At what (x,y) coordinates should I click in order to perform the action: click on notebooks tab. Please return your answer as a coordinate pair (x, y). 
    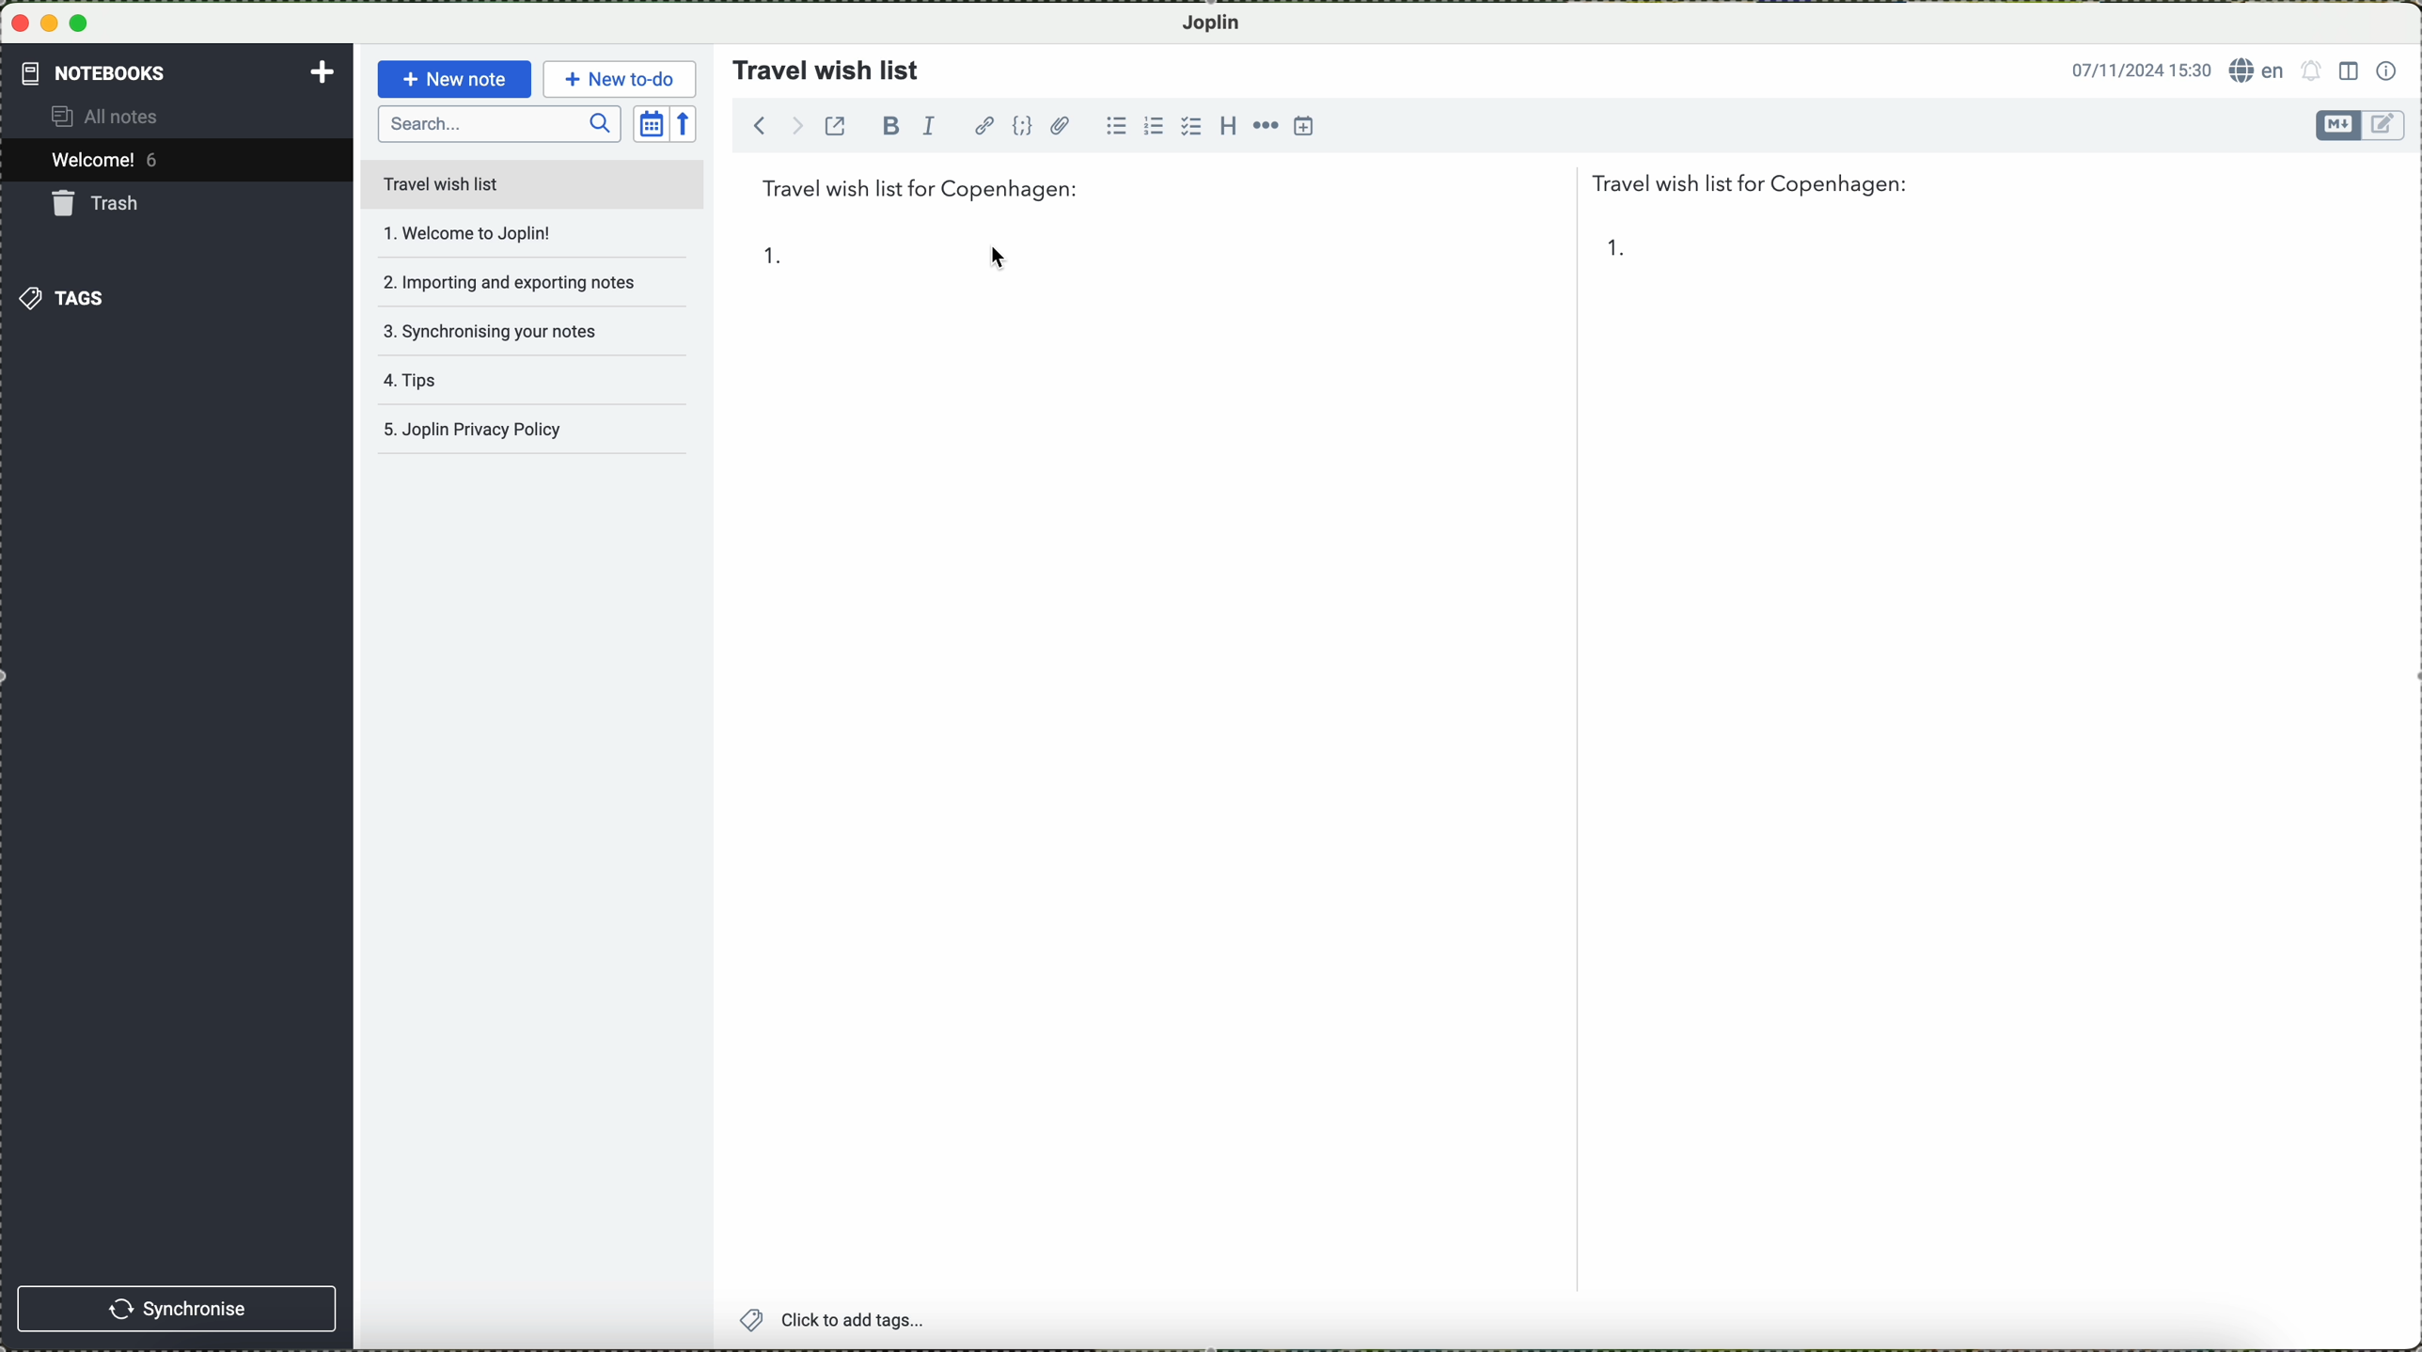
    Looking at the image, I should click on (179, 73).